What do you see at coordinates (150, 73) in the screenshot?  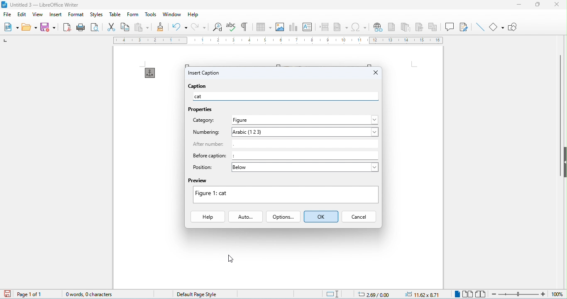 I see `anchor` at bounding box center [150, 73].